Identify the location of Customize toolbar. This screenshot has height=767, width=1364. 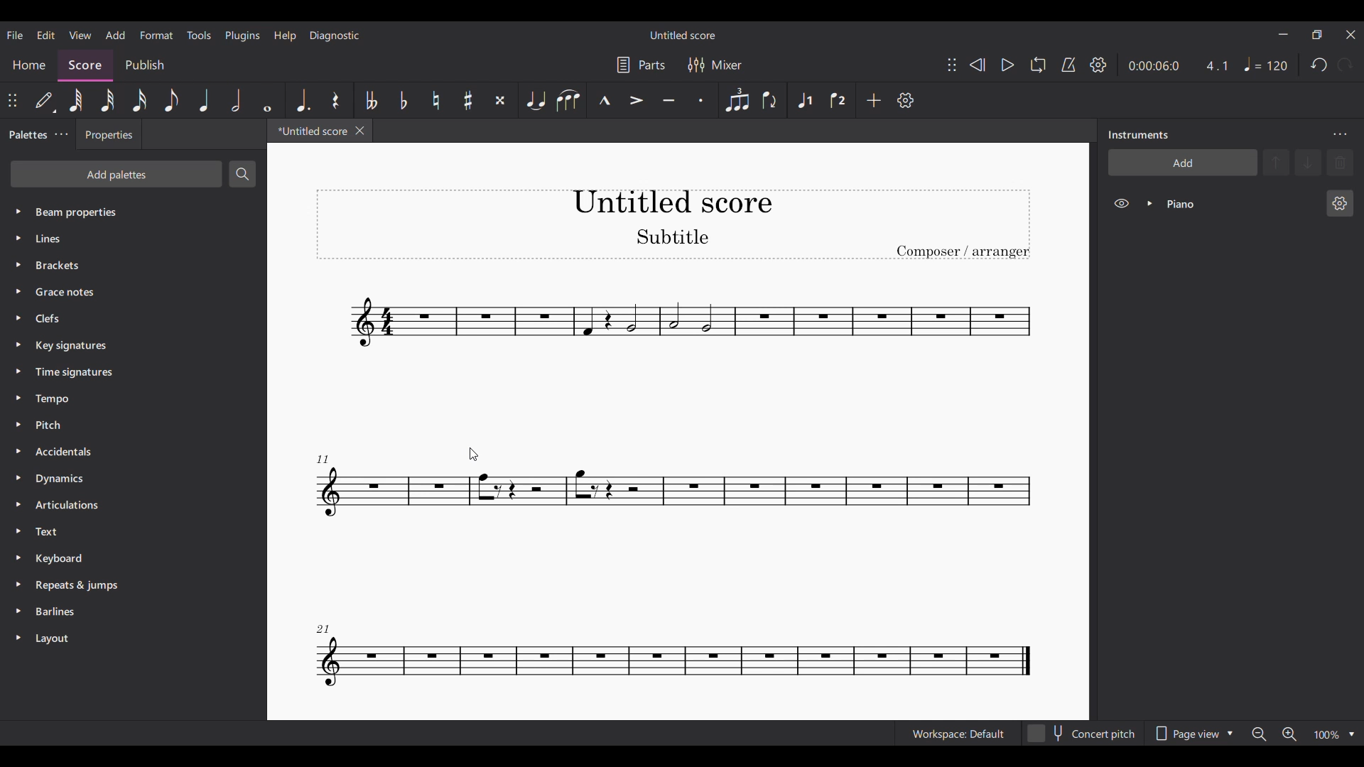
(905, 101).